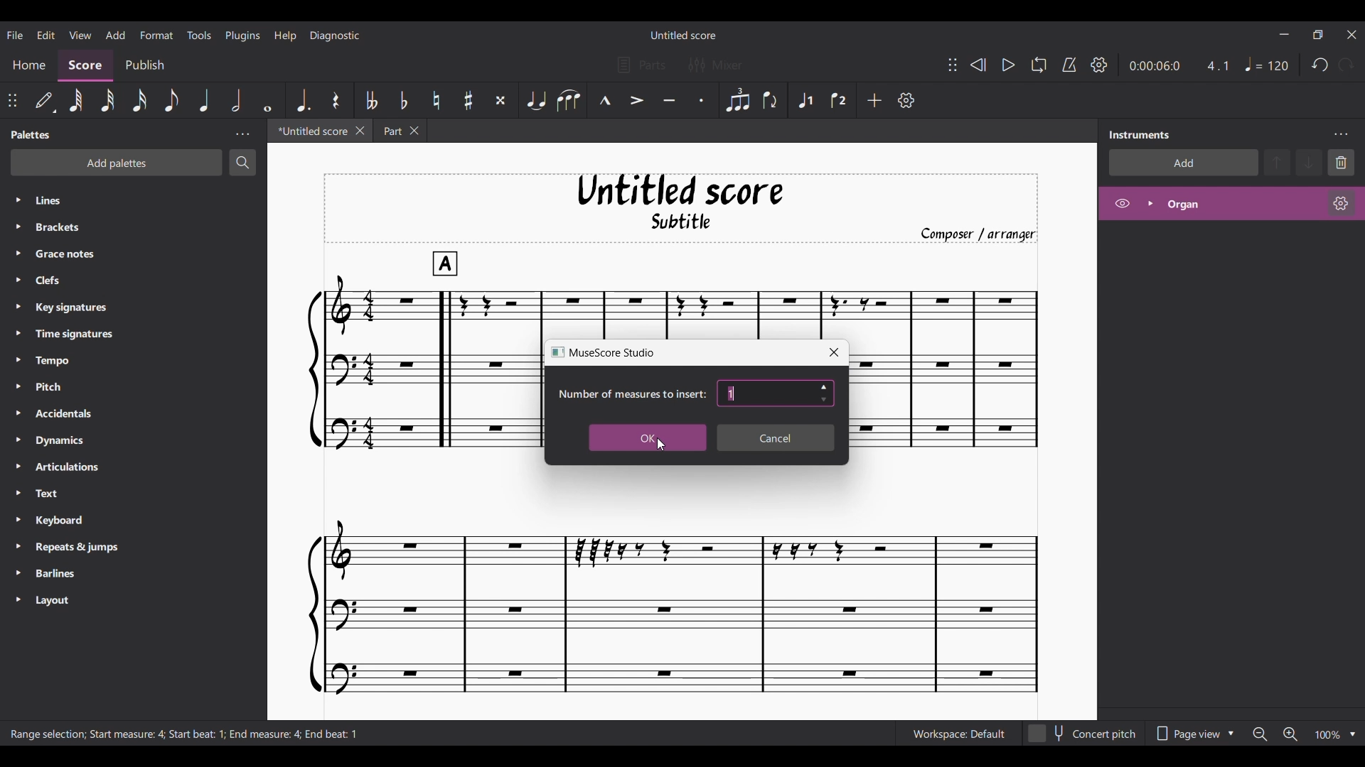 The image size is (1365, 767). Describe the element at coordinates (1038, 65) in the screenshot. I see `Looping playback` at that location.